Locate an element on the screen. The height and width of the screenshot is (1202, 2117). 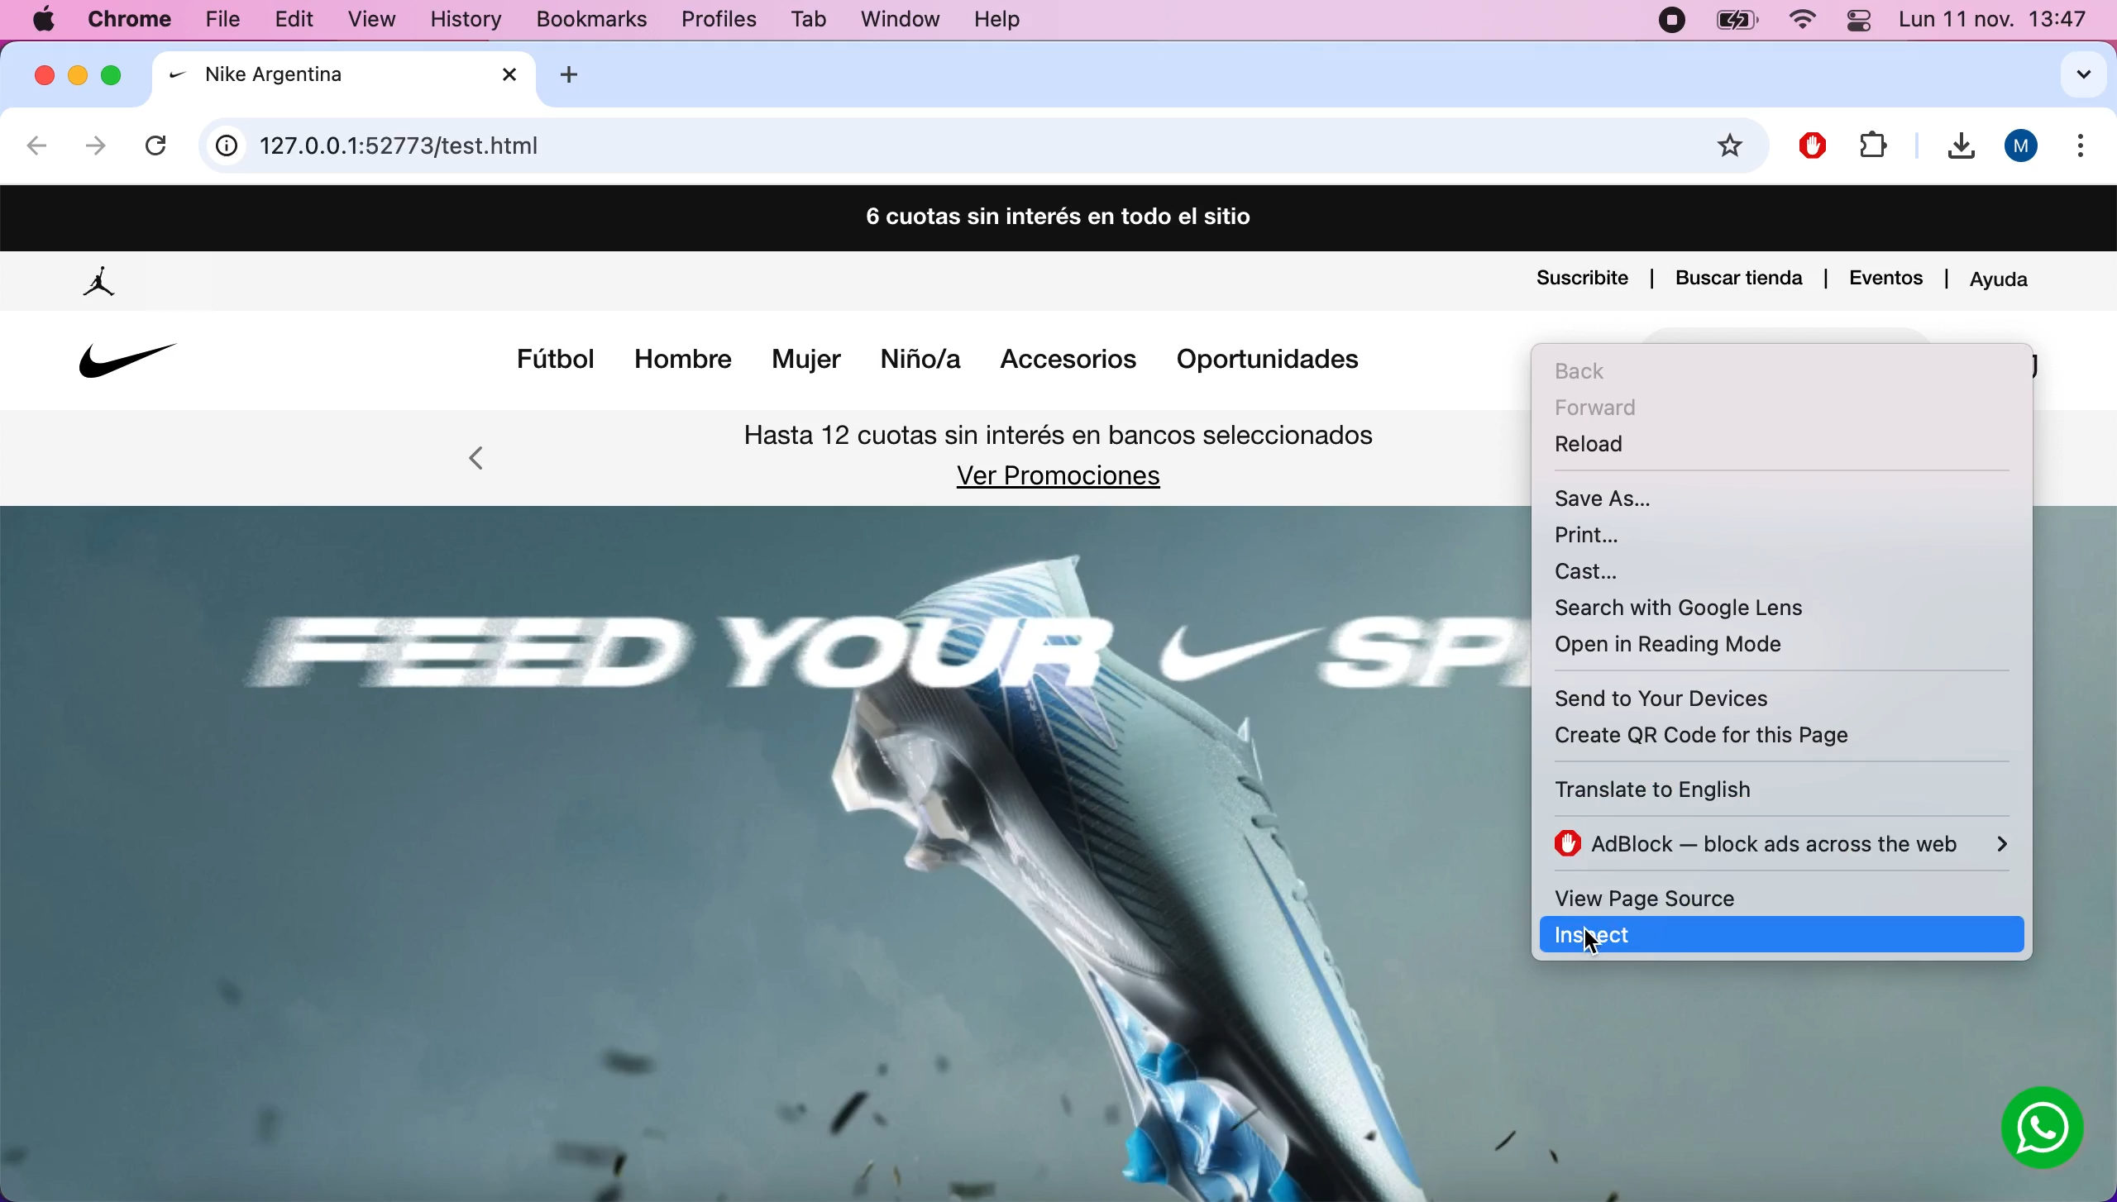
save as is located at coordinates (1618, 495).